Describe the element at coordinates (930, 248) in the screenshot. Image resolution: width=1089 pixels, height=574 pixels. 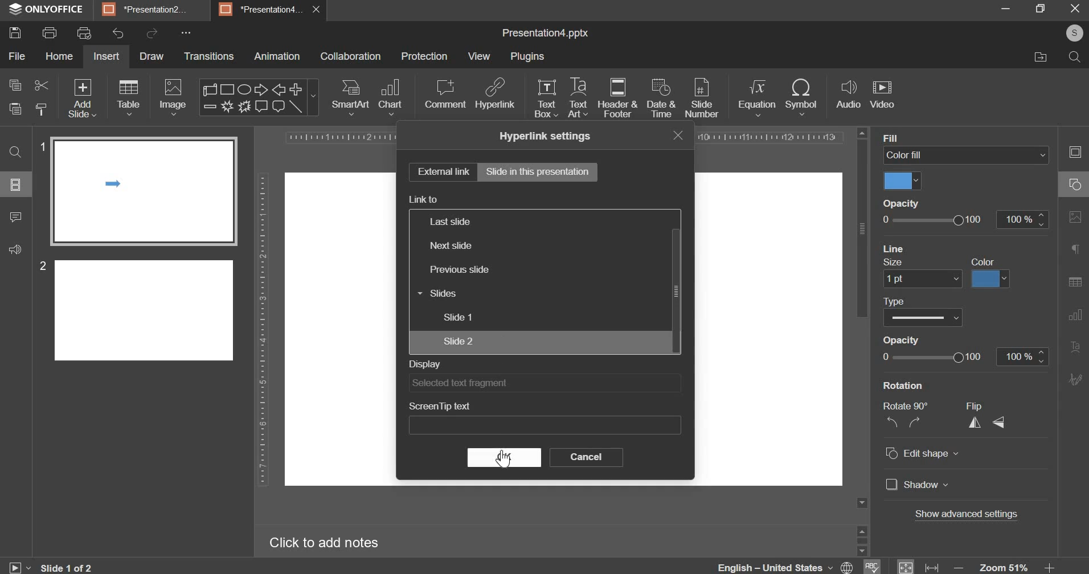
I see `` at that location.